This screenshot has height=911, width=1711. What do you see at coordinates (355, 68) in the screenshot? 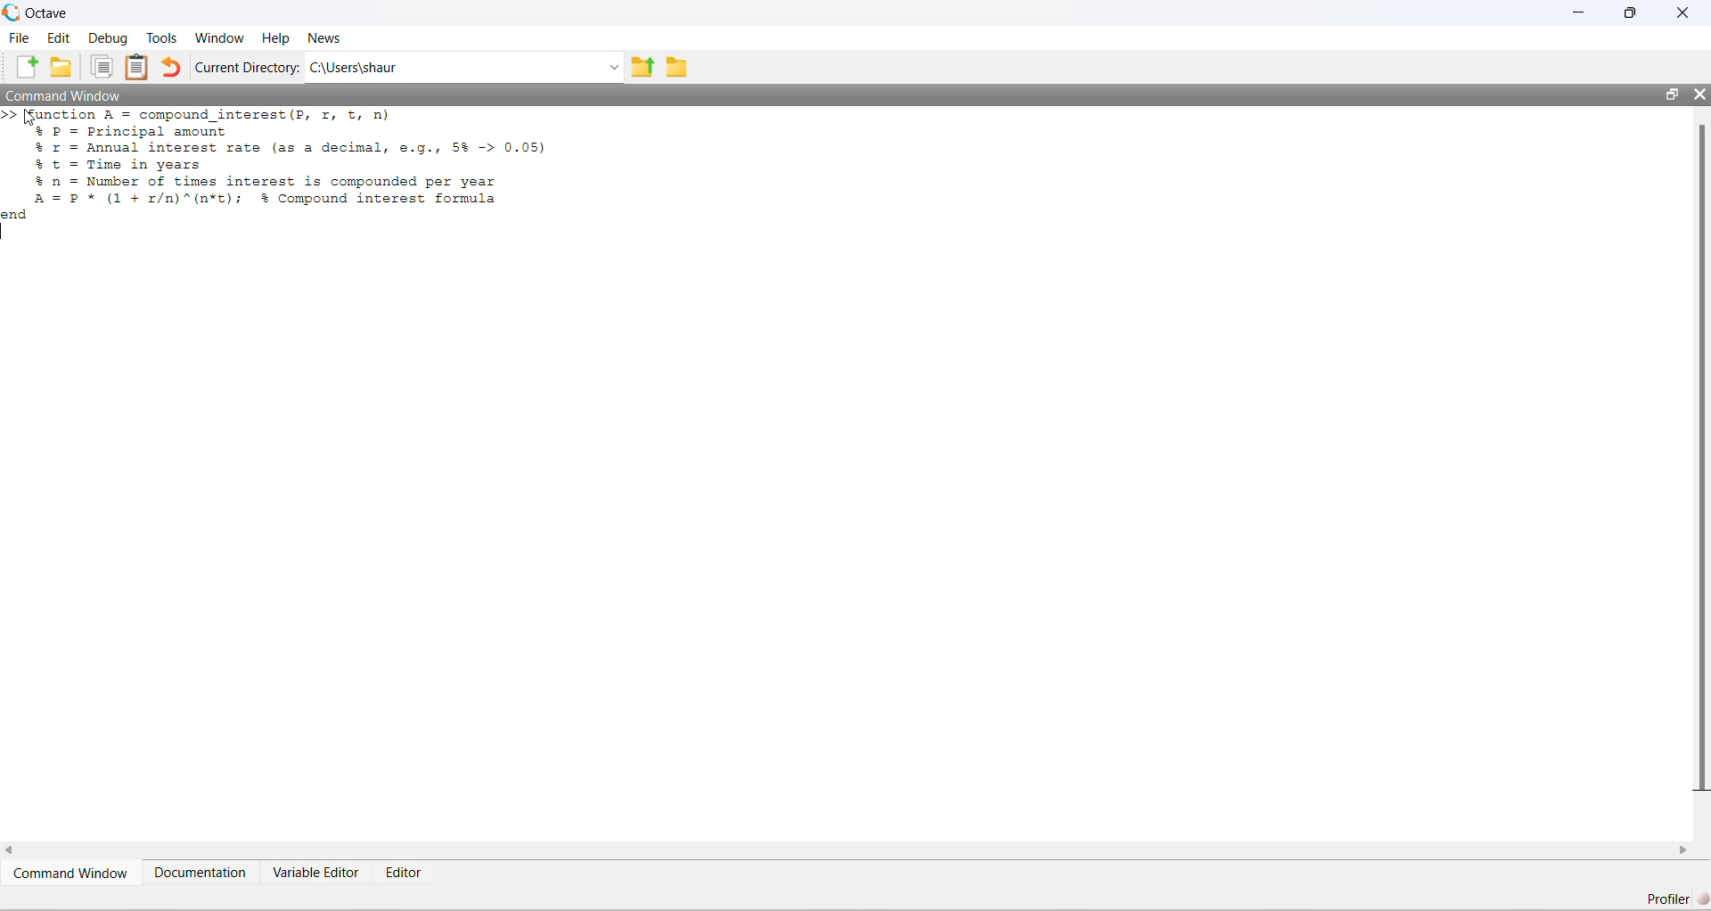
I see `C:\Users\shaur` at bounding box center [355, 68].